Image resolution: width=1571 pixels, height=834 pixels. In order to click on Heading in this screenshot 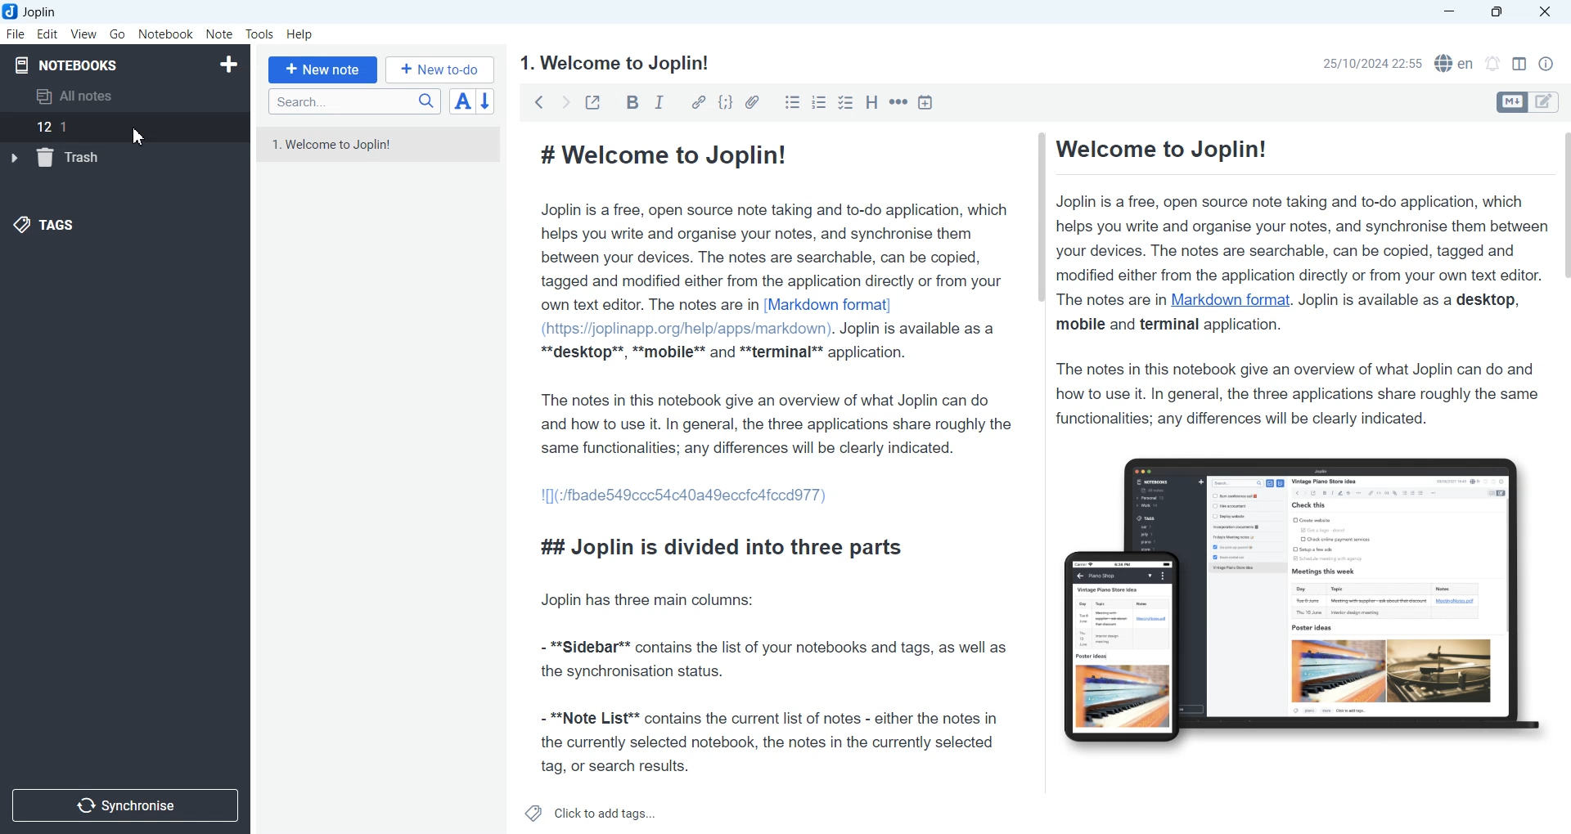, I will do `click(873, 96)`.